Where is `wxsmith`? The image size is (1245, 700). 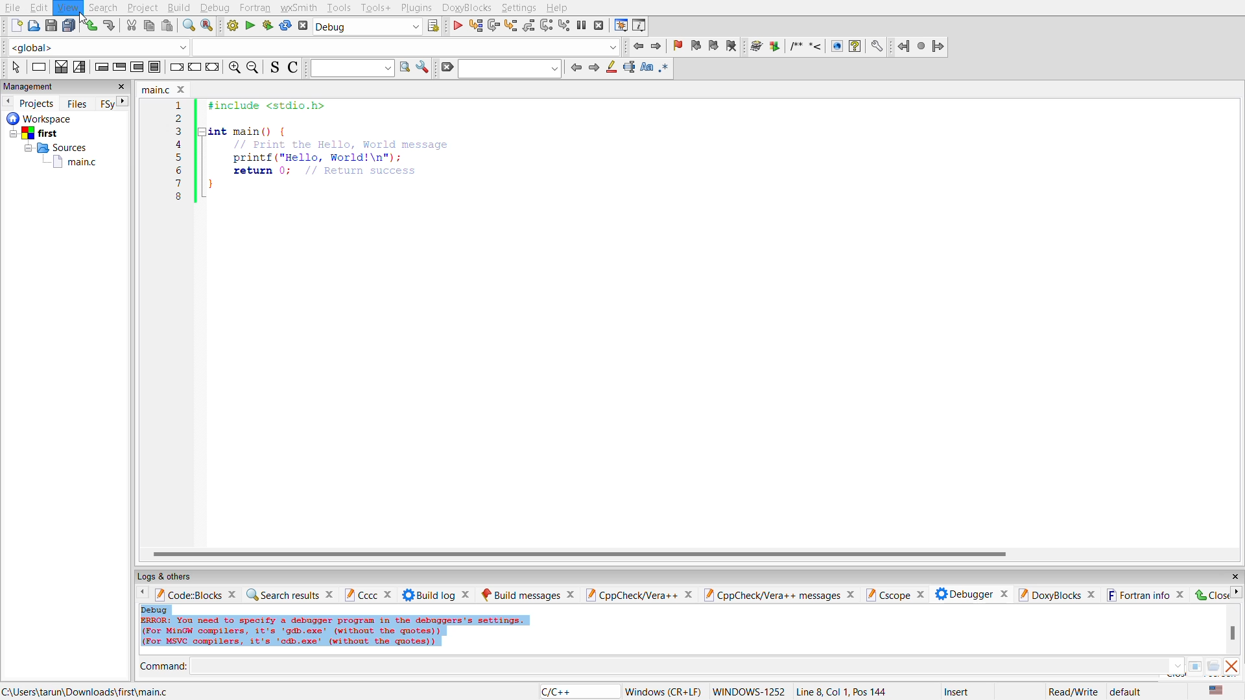 wxsmith is located at coordinates (299, 8).